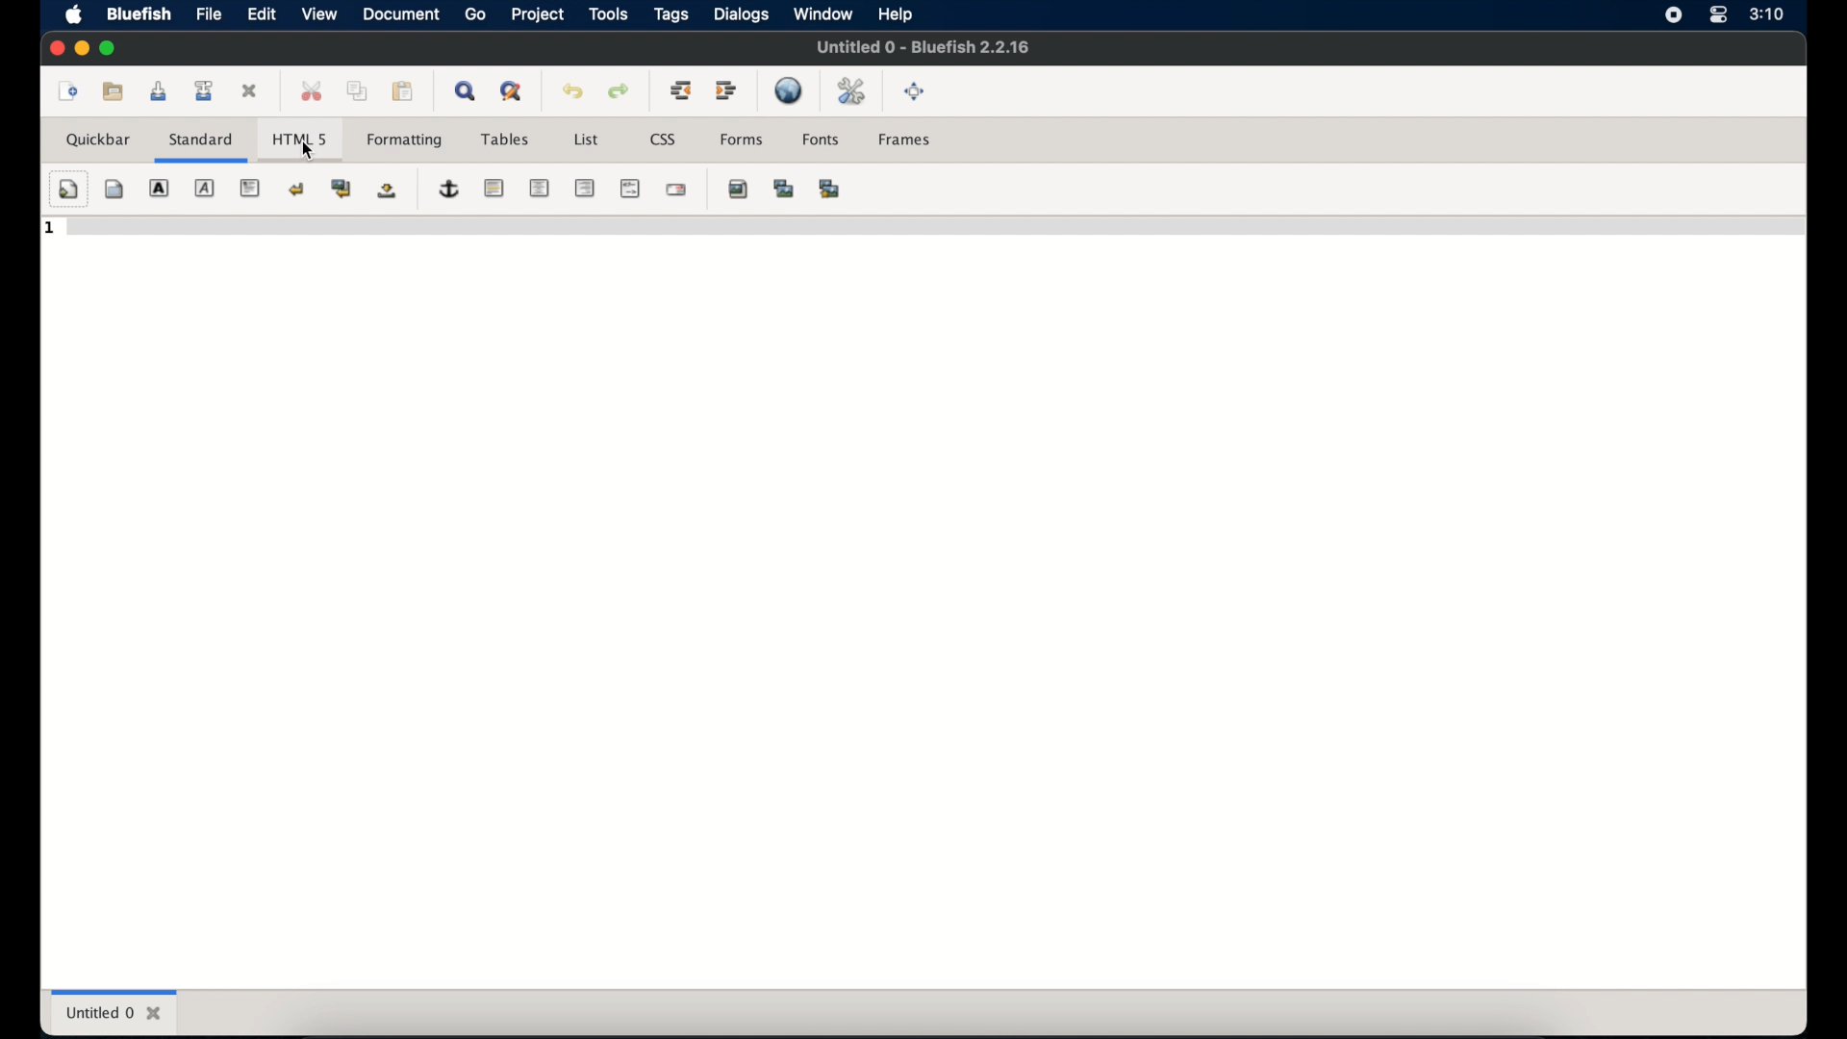 This screenshot has height=1039, width=1847. Describe the element at coordinates (828, 189) in the screenshot. I see `multi thumbnail` at that location.